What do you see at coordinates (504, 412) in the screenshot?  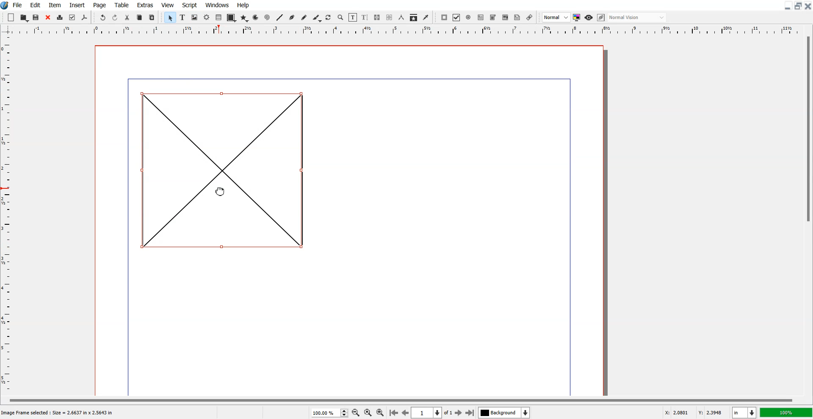 I see `Select the current layer` at bounding box center [504, 412].